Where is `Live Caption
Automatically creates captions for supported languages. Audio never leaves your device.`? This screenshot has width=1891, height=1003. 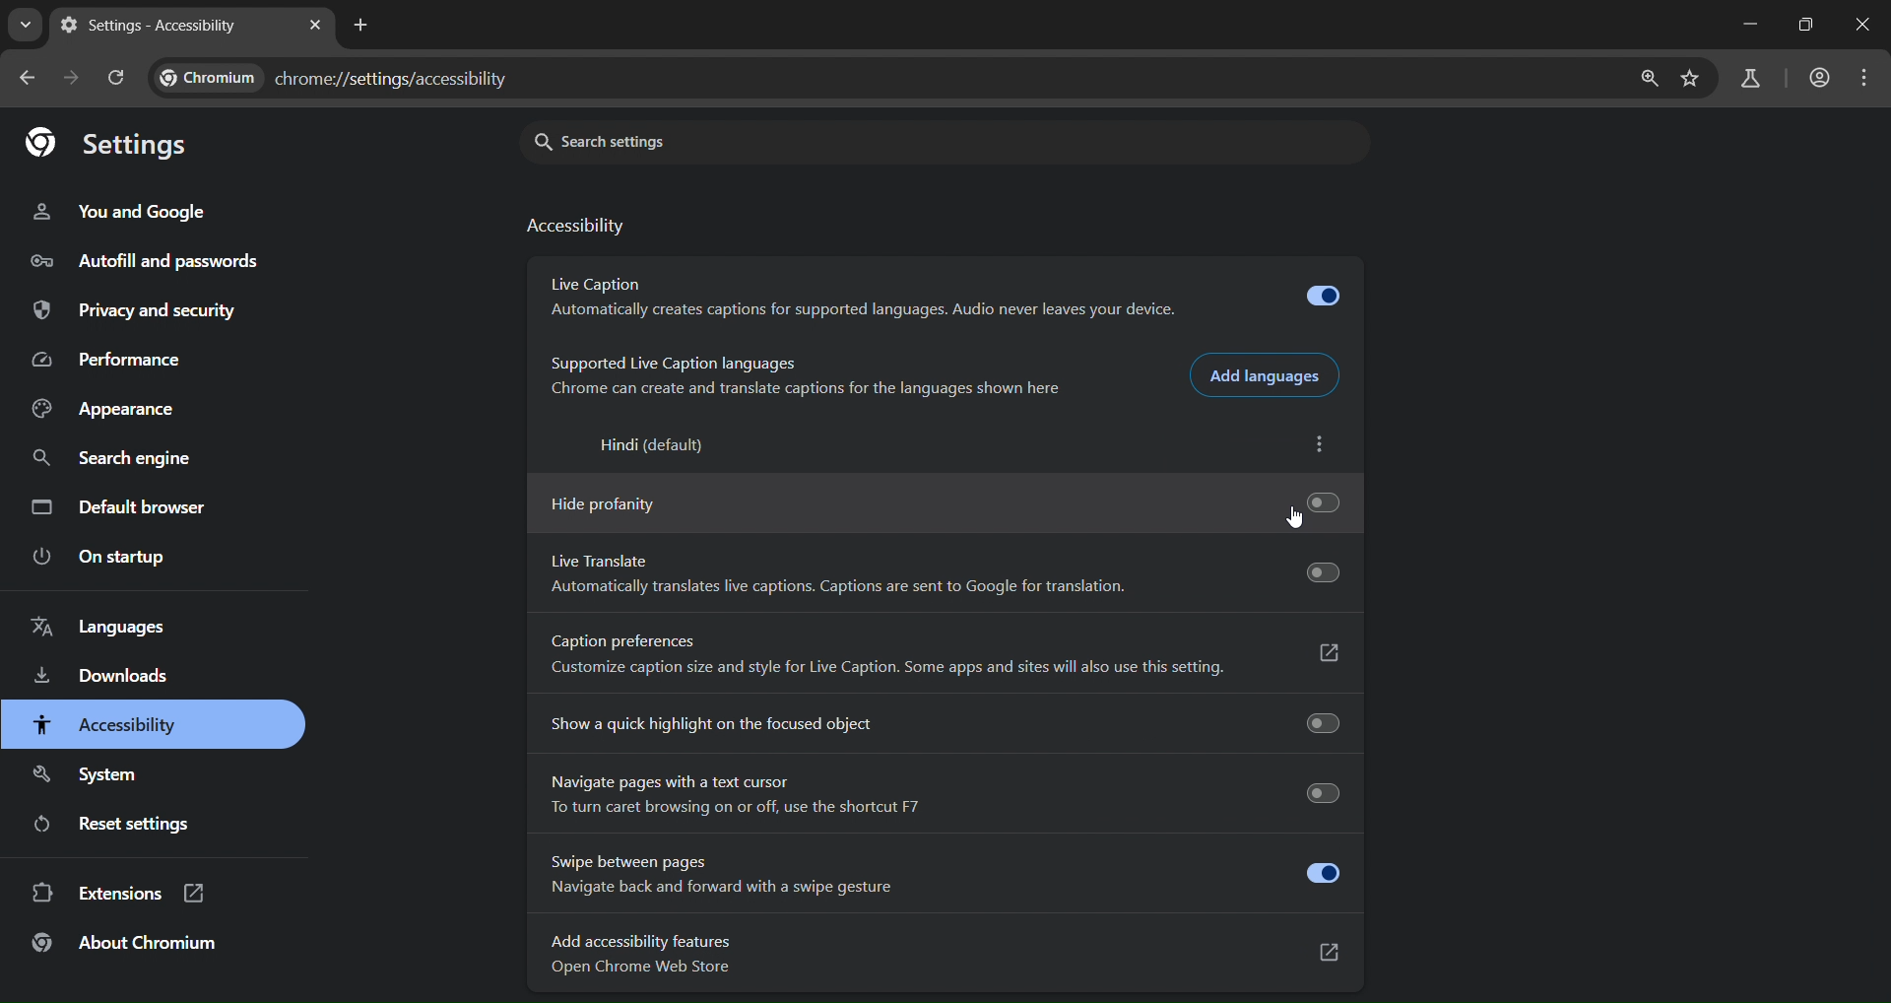
Live Caption
Automatically creates captions for supported languages. Audio never leaves your device. is located at coordinates (940, 296).